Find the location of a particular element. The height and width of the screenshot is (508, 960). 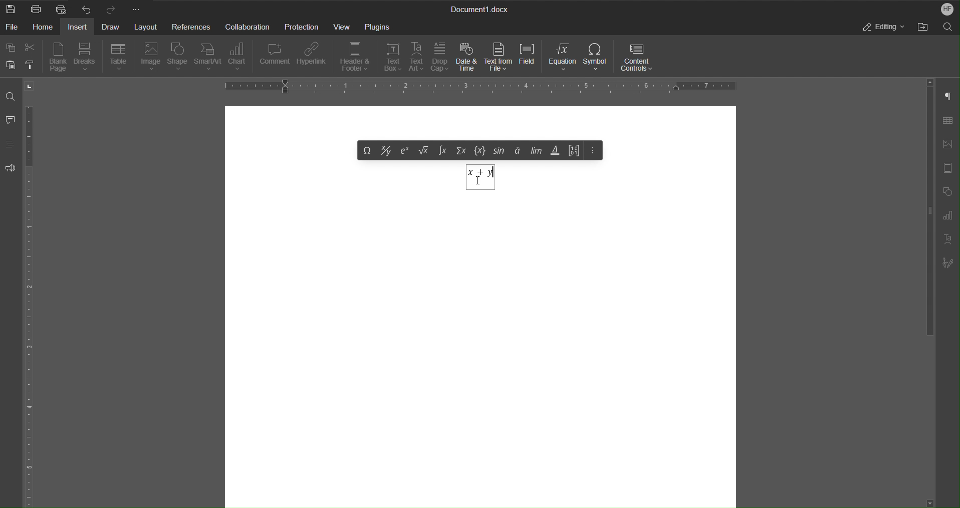

Print is located at coordinates (38, 10).